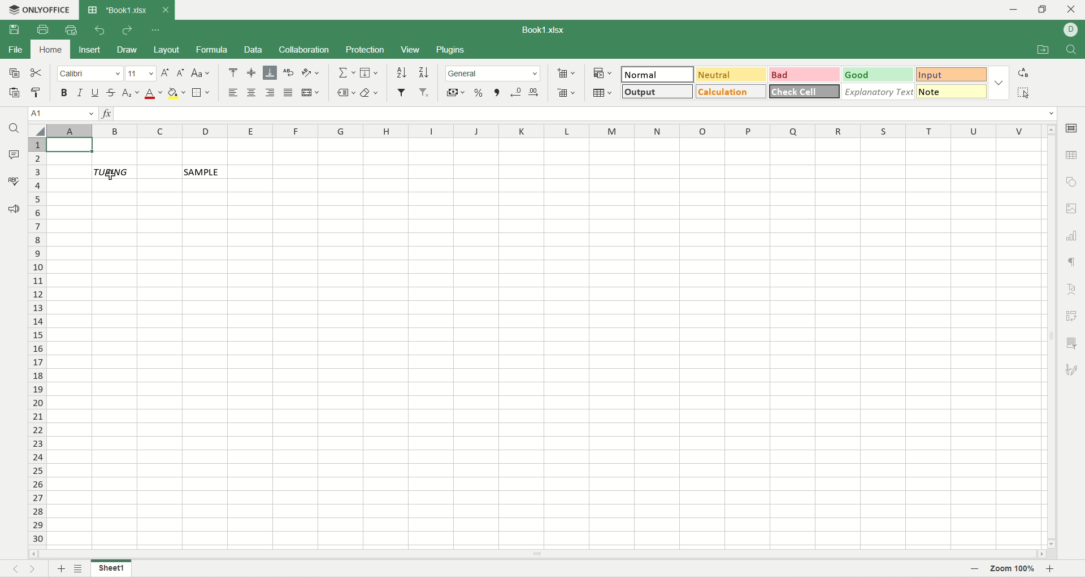 The image size is (1085, 578). I want to click on formula, so click(213, 51).